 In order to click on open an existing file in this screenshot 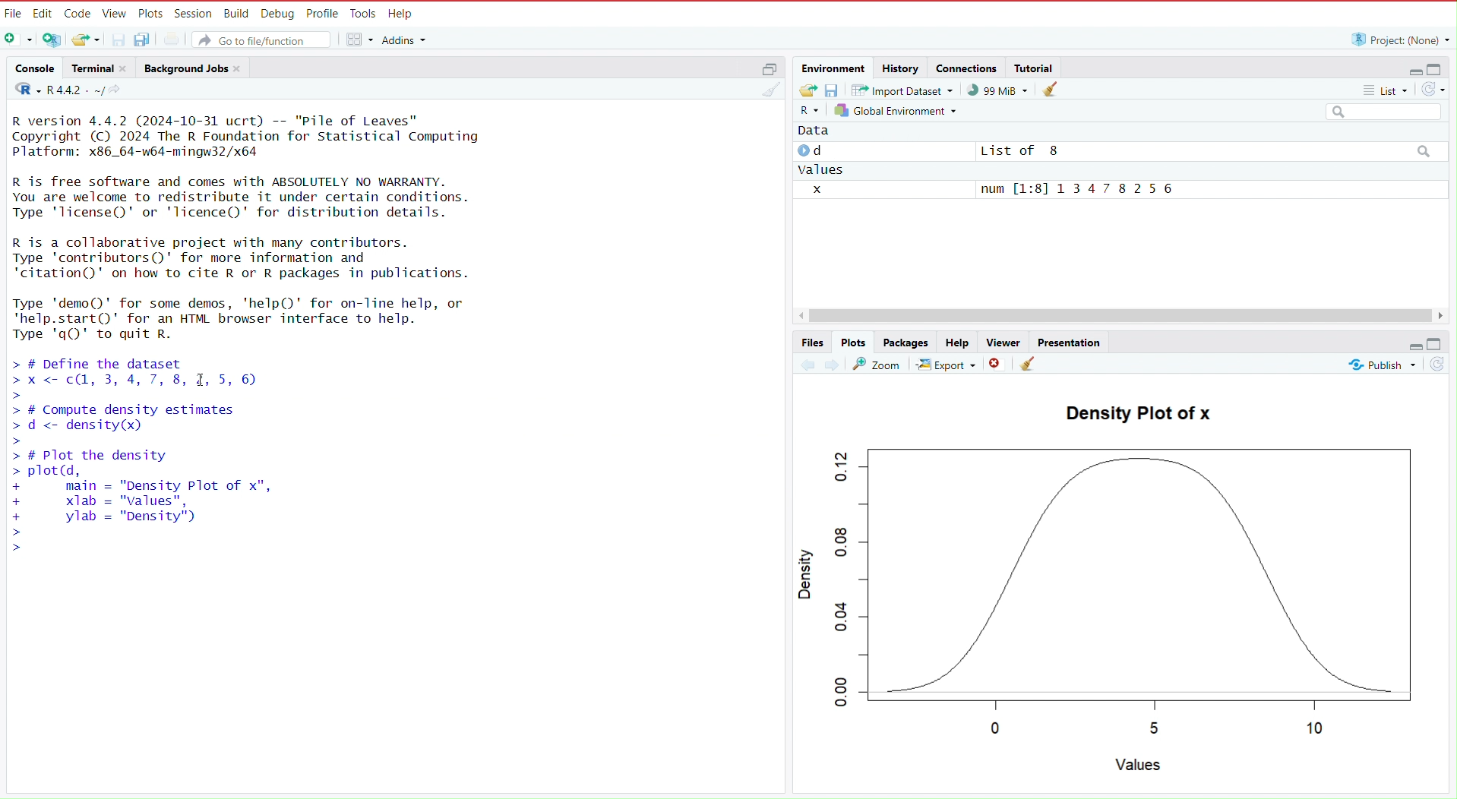, I will do `click(87, 40)`.